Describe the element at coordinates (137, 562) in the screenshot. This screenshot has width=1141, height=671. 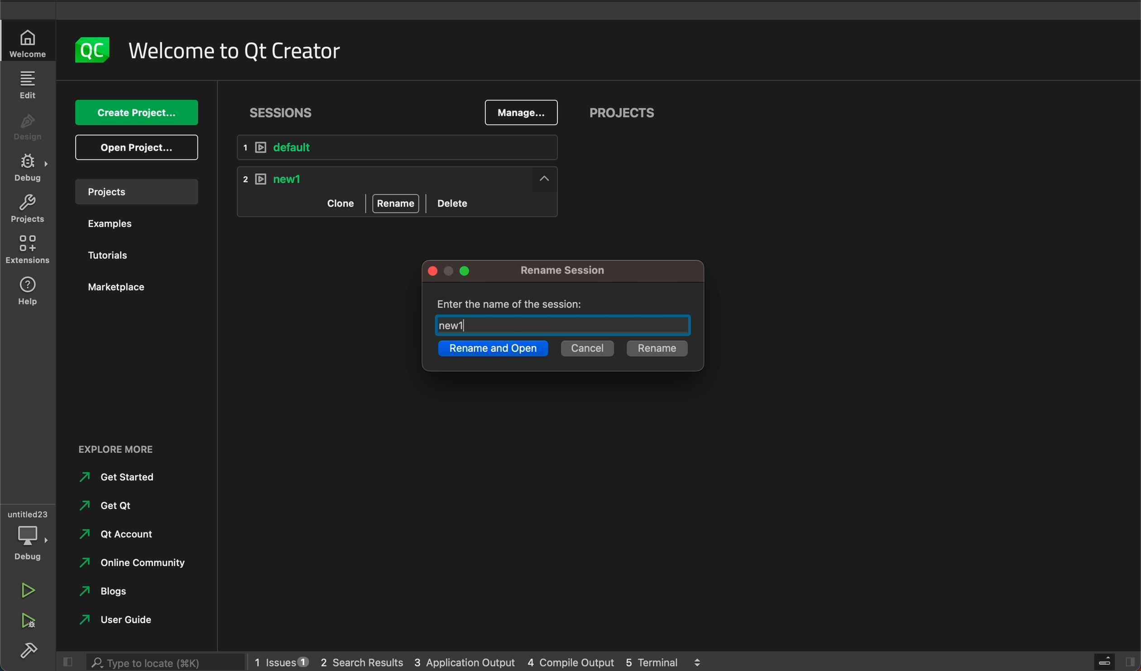
I see `online` at that location.